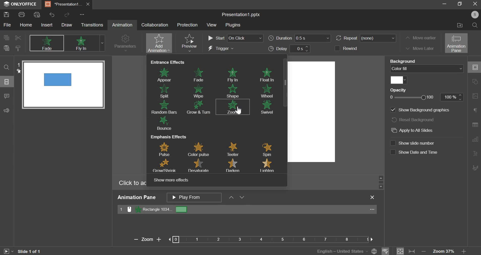  What do you see at coordinates (403, 61) in the screenshot?
I see `Fill` at bounding box center [403, 61].